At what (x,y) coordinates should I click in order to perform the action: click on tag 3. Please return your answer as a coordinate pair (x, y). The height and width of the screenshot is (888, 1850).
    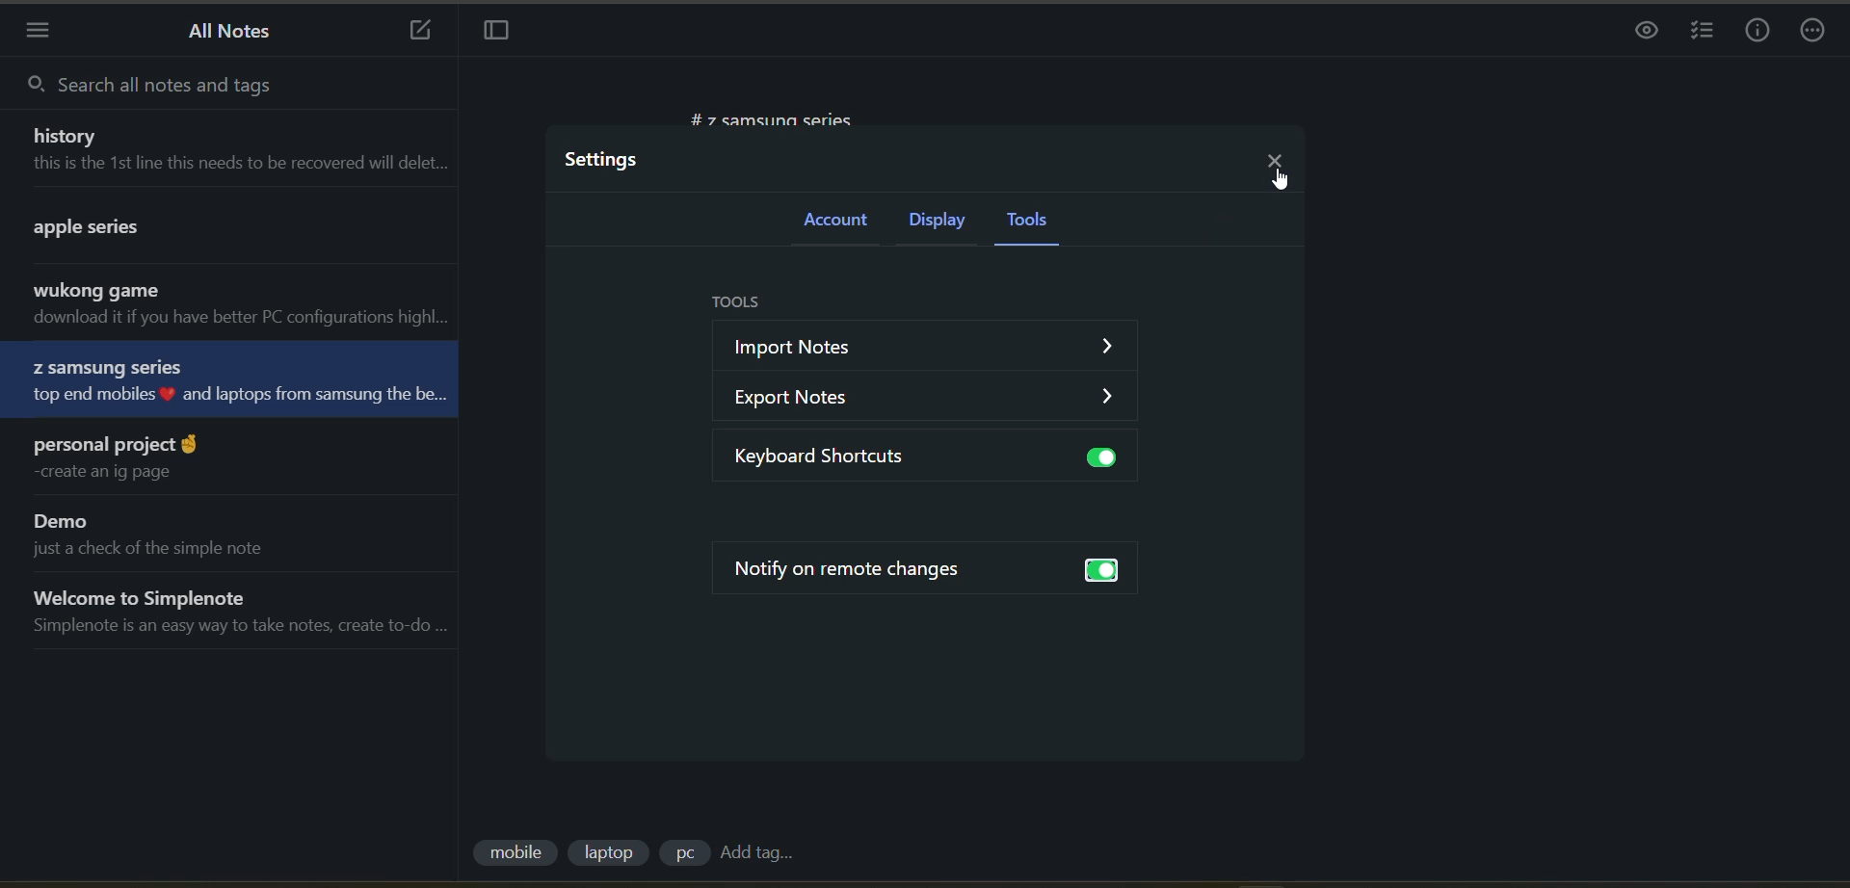
    Looking at the image, I should click on (680, 856).